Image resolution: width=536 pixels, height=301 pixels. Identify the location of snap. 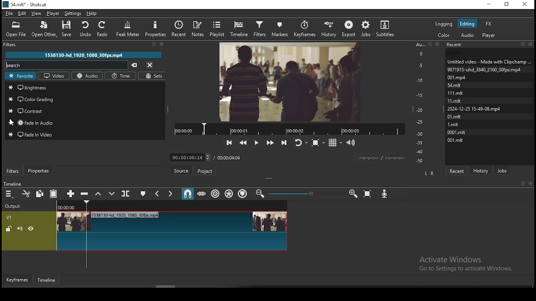
(187, 194).